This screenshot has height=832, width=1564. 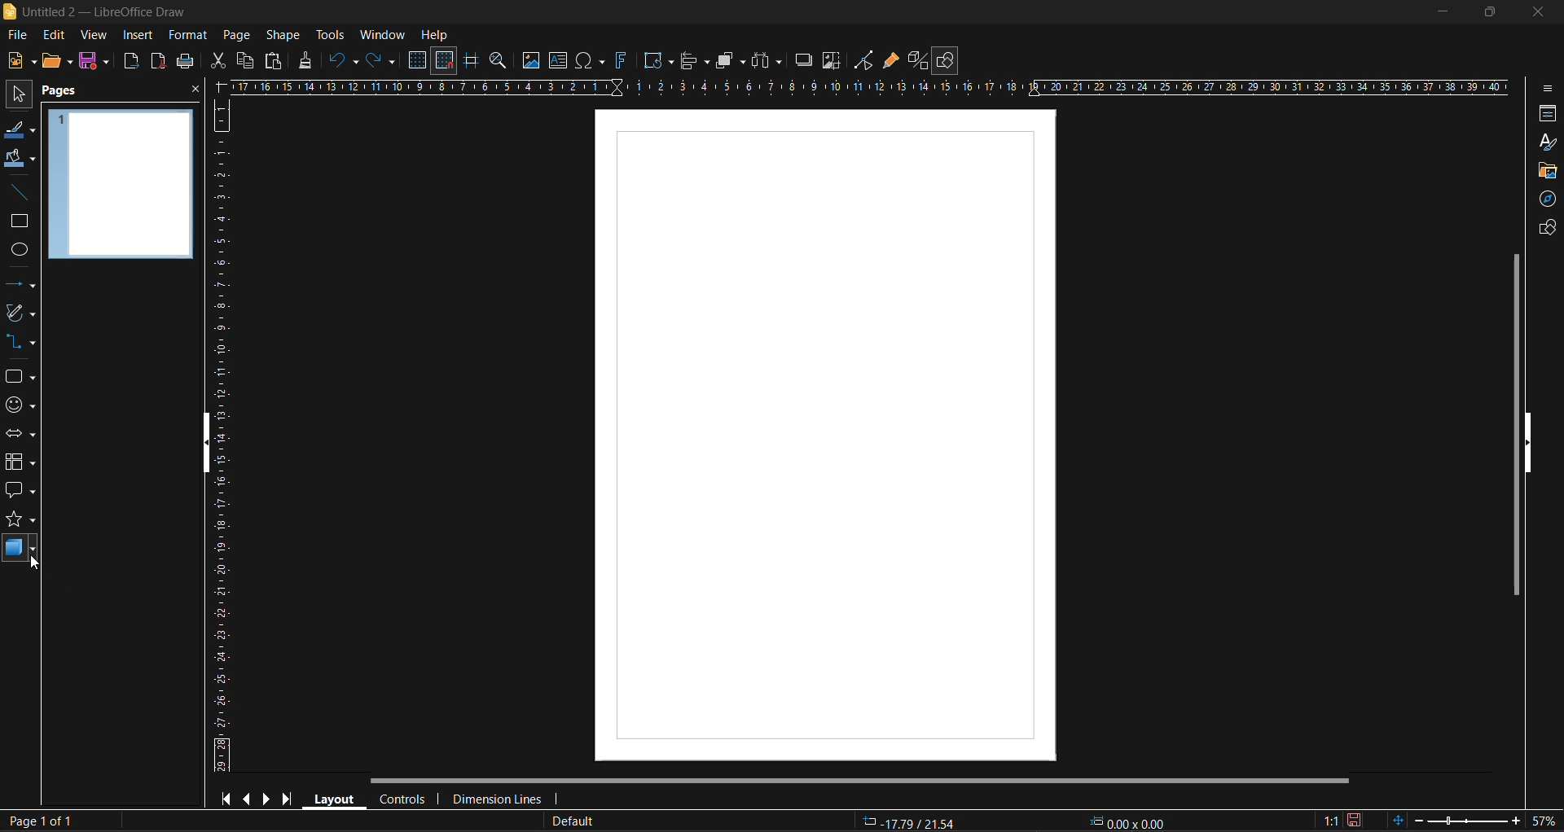 I want to click on special characters, so click(x=594, y=61).